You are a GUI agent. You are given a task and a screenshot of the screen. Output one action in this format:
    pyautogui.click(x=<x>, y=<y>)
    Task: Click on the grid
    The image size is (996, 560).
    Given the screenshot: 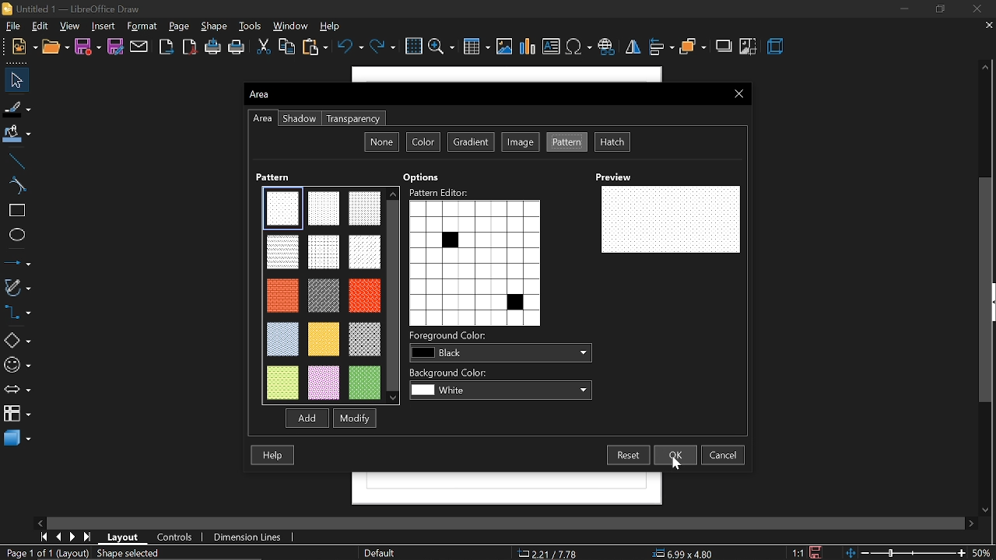 What is the action you would take?
    pyautogui.click(x=415, y=46)
    